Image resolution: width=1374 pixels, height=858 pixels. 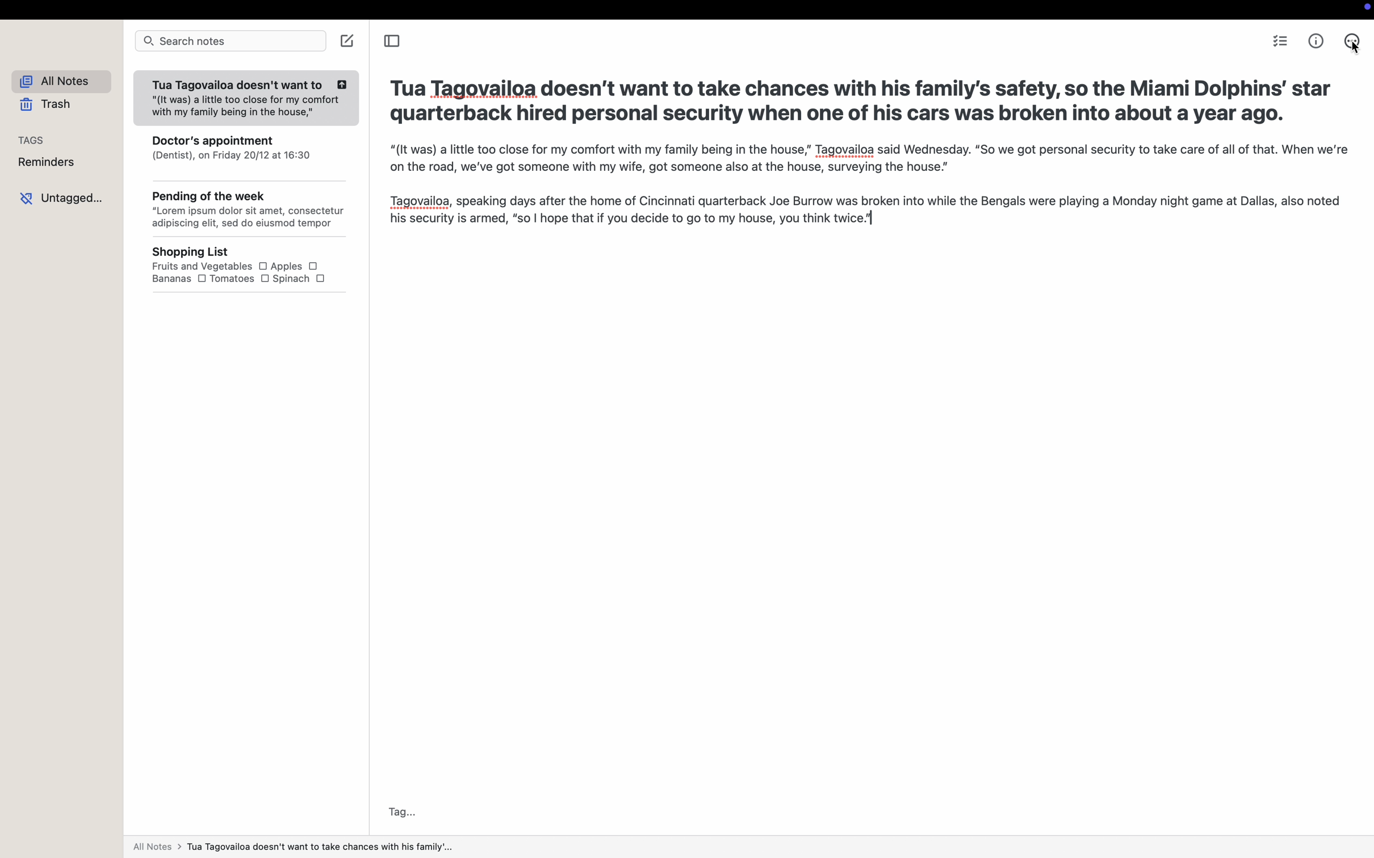 I want to click on trash, so click(x=45, y=106).